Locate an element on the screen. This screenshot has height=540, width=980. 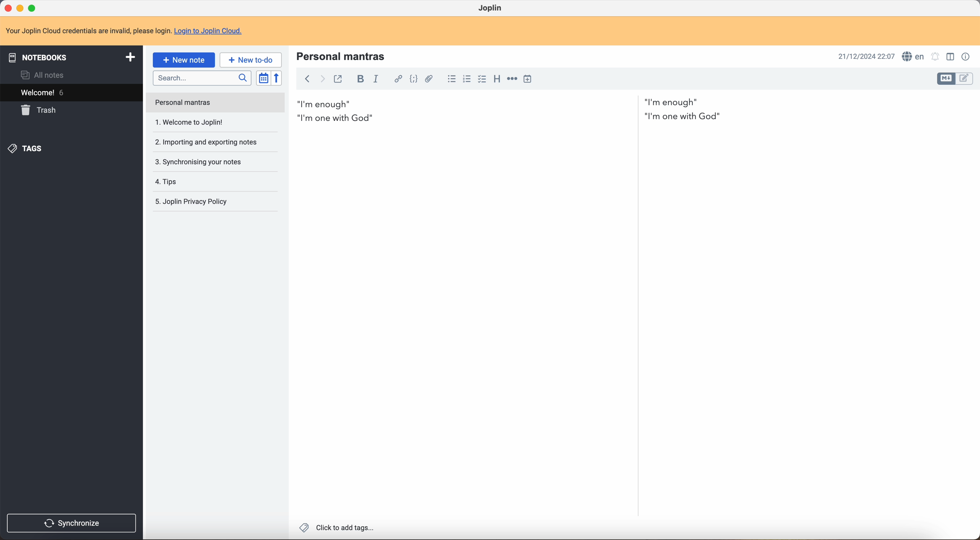
reverse sort order is located at coordinates (277, 79).